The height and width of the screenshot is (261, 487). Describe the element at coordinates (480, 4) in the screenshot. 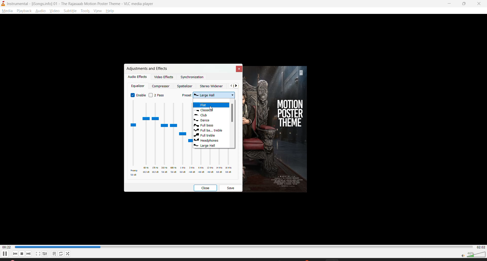

I see `close` at that location.